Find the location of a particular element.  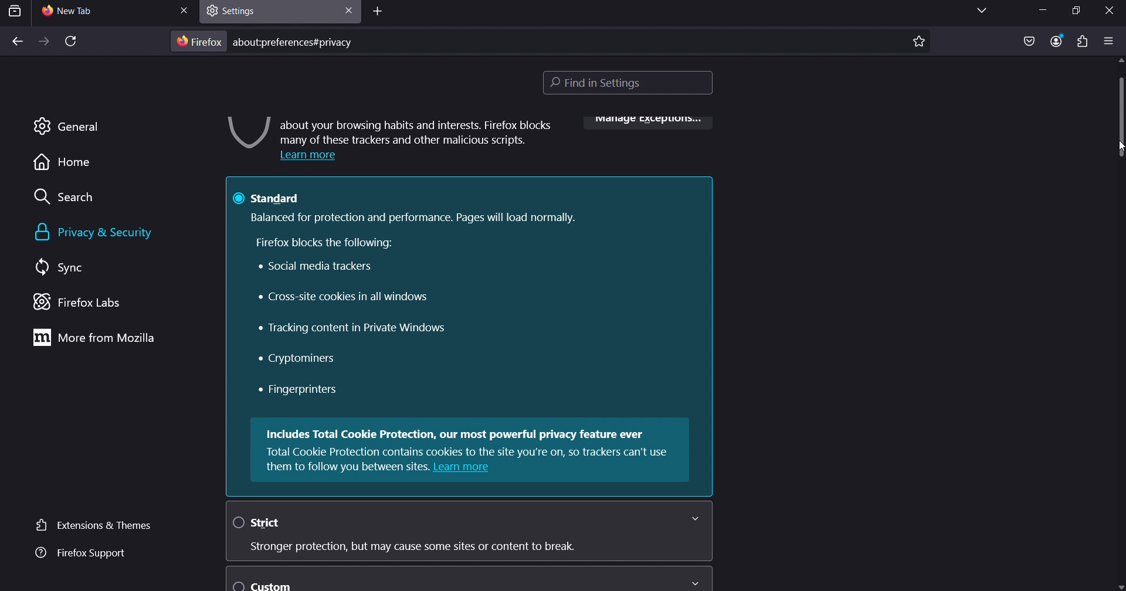

cursor is located at coordinates (1117, 148).